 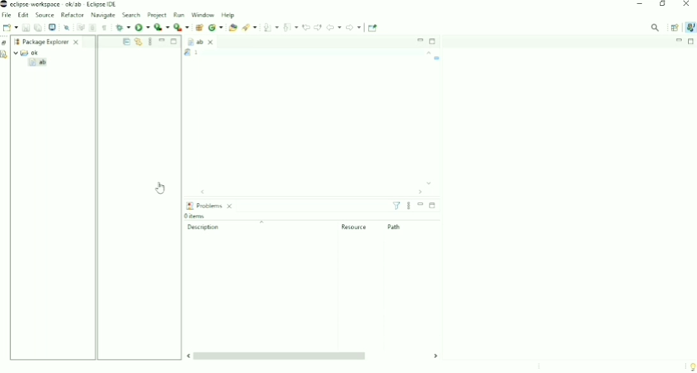 What do you see at coordinates (181, 27) in the screenshot?
I see `Run Last Tool` at bounding box center [181, 27].